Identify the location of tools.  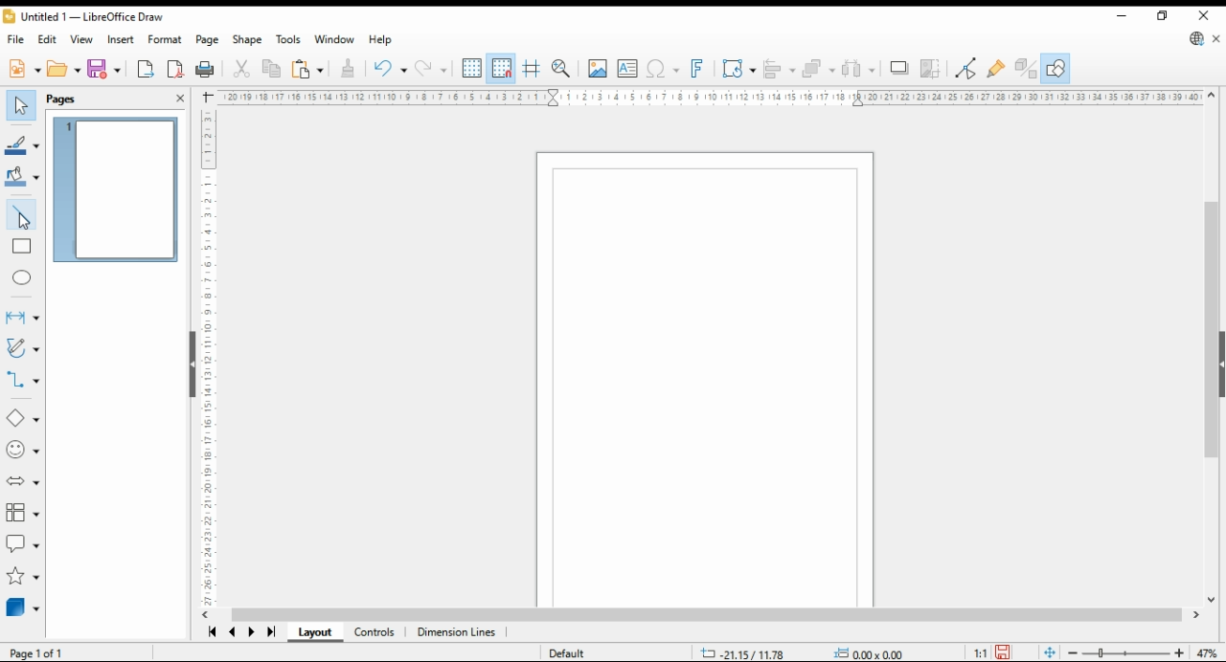
(288, 38).